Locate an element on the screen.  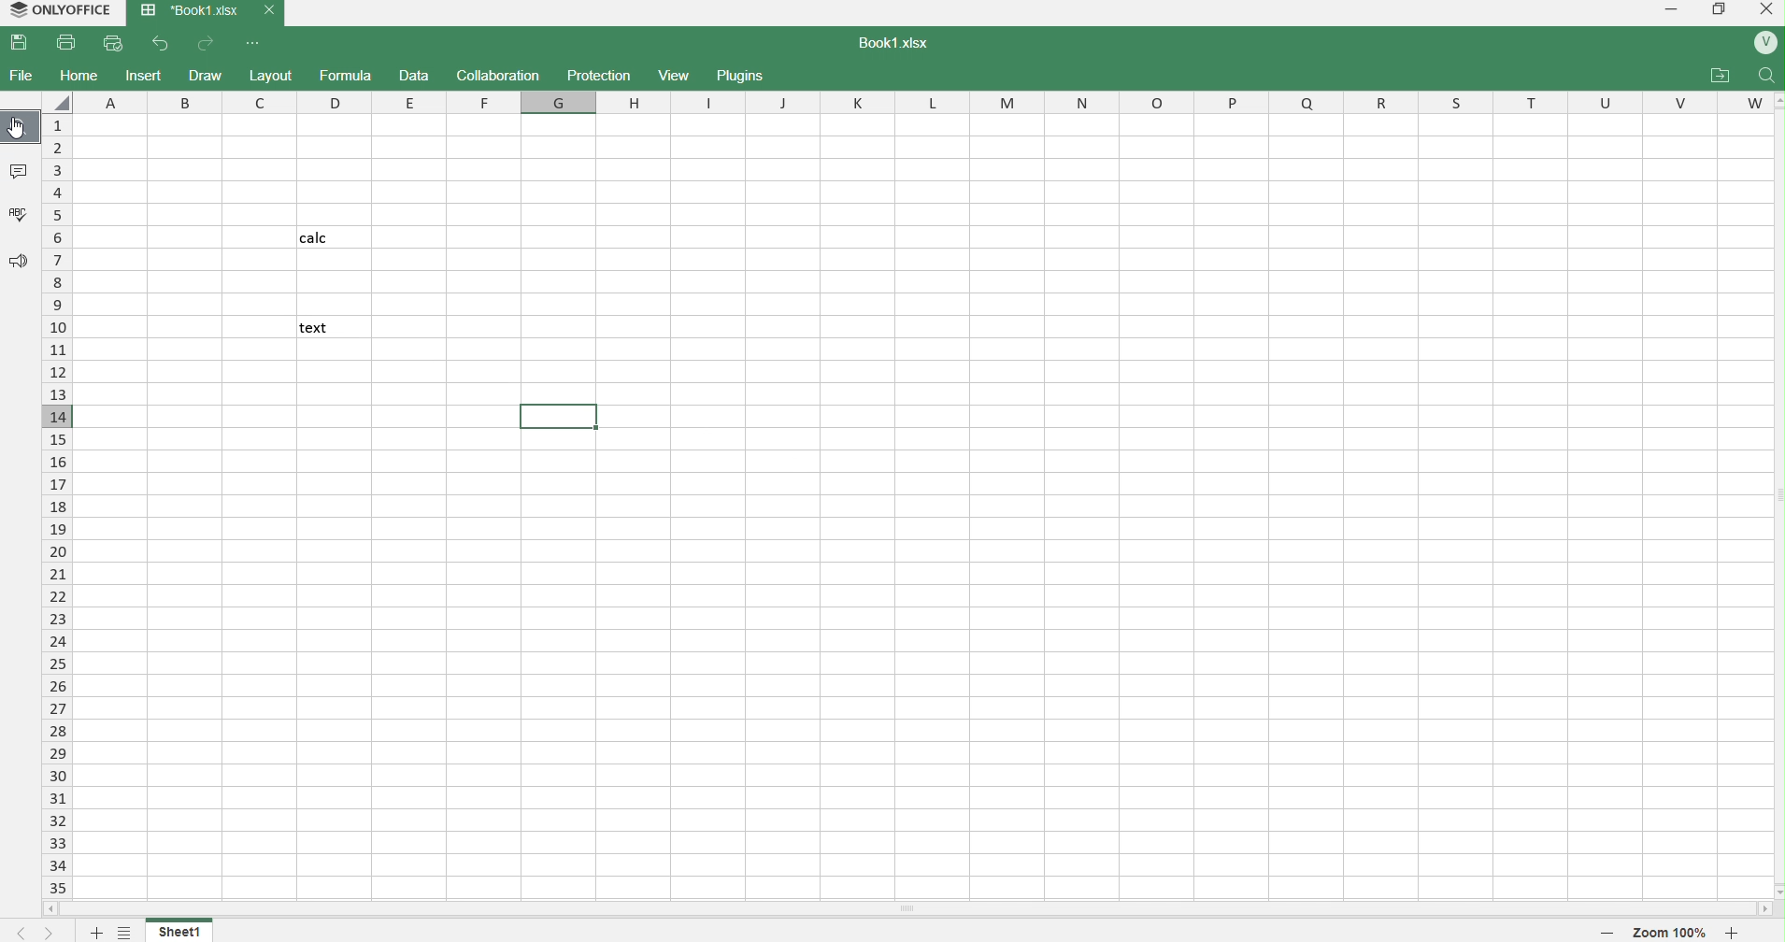
close tab is located at coordinates (269, 13).